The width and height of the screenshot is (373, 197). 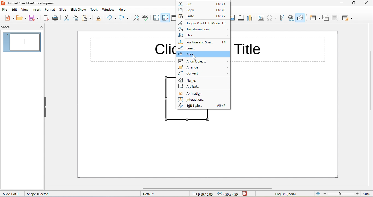 I want to click on vertical scroll, so click(x=368, y=85).